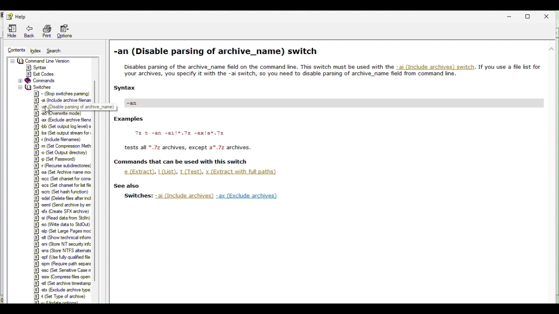 The height and width of the screenshot is (314, 559). I want to click on 1B) al Oncdude archive flenan, so click(62, 100).